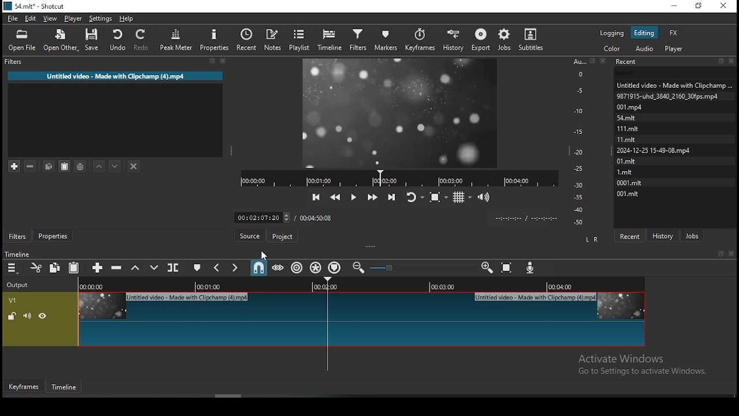  What do you see at coordinates (263, 256) in the screenshot?
I see `cursor` at bounding box center [263, 256].